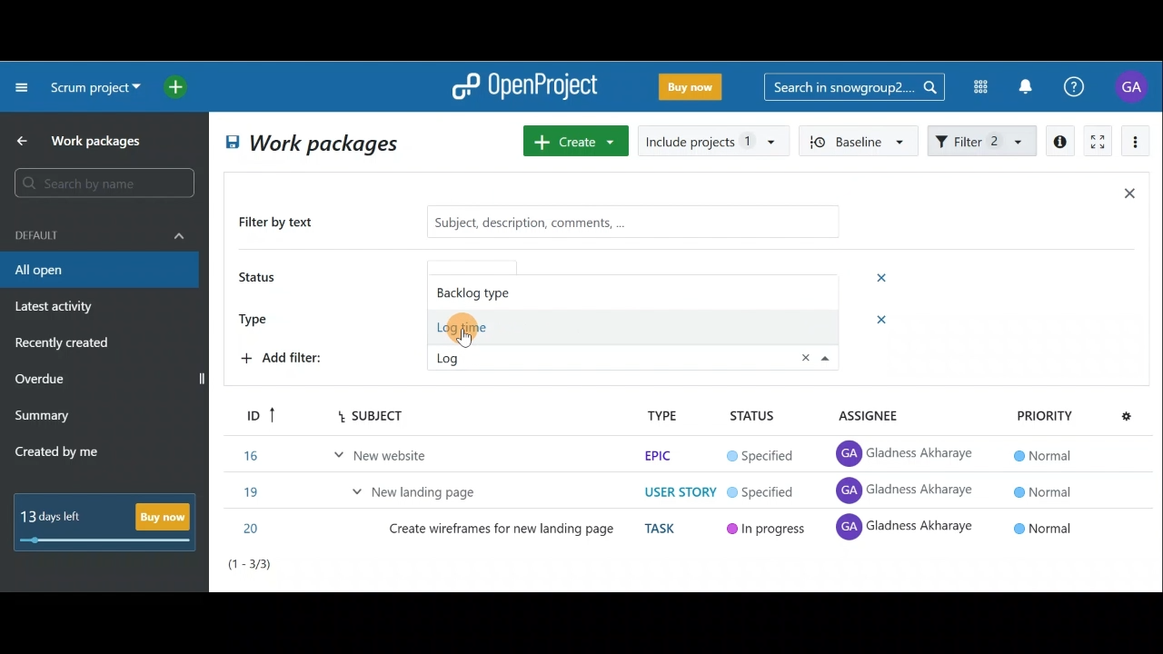 The image size is (1163, 654). What do you see at coordinates (714, 140) in the screenshot?
I see `include projects` at bounding box center [714, 140].